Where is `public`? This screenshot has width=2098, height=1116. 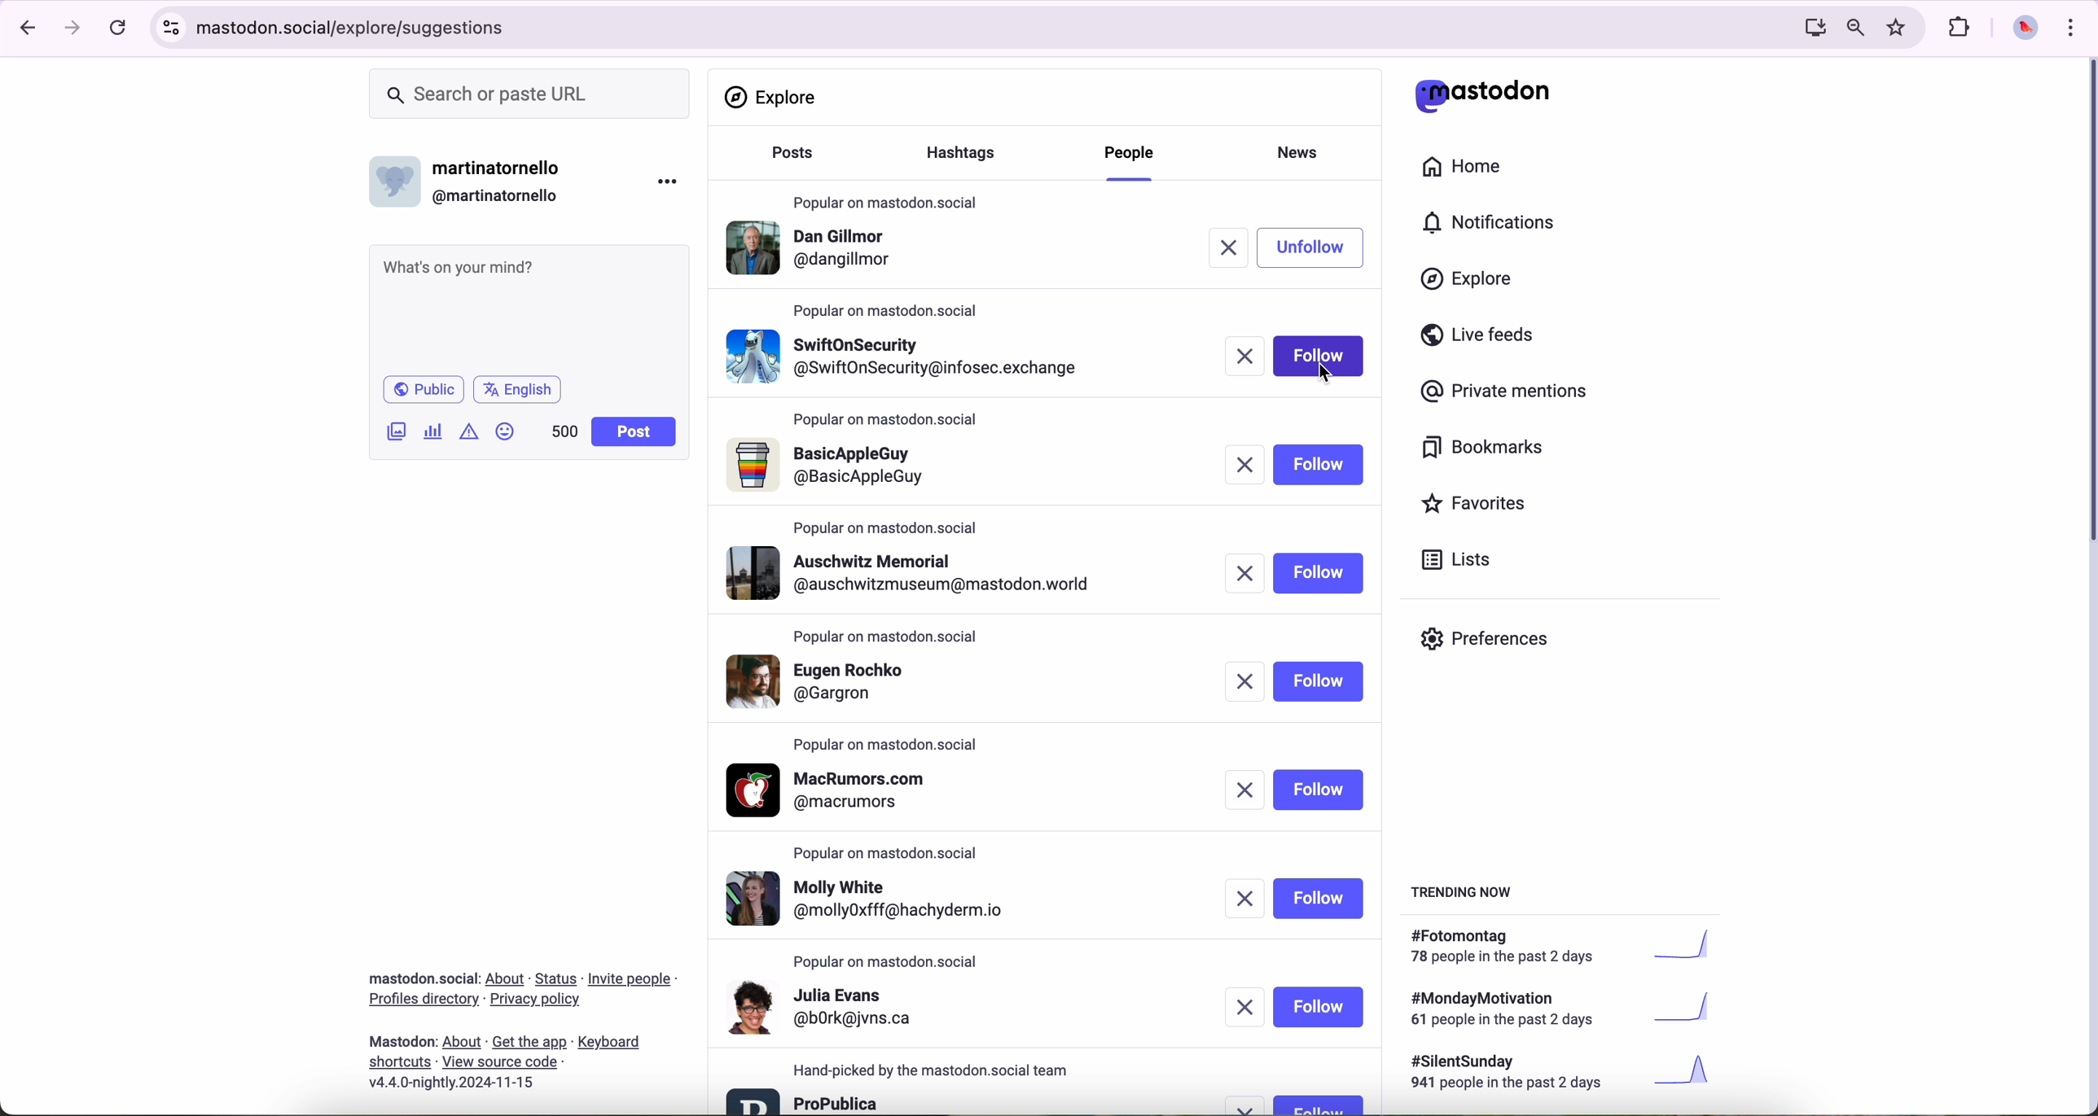
public is located at coordinates (422, 389).